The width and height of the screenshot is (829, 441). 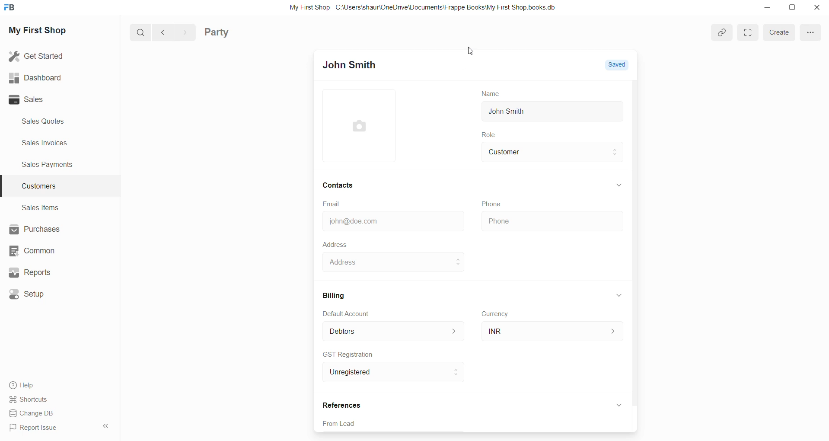 I want to click on Phone, so click(x=494, y=203).